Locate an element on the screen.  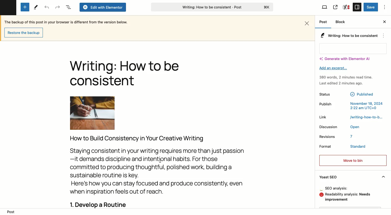
Add new block is located at coordinates (25, 7).